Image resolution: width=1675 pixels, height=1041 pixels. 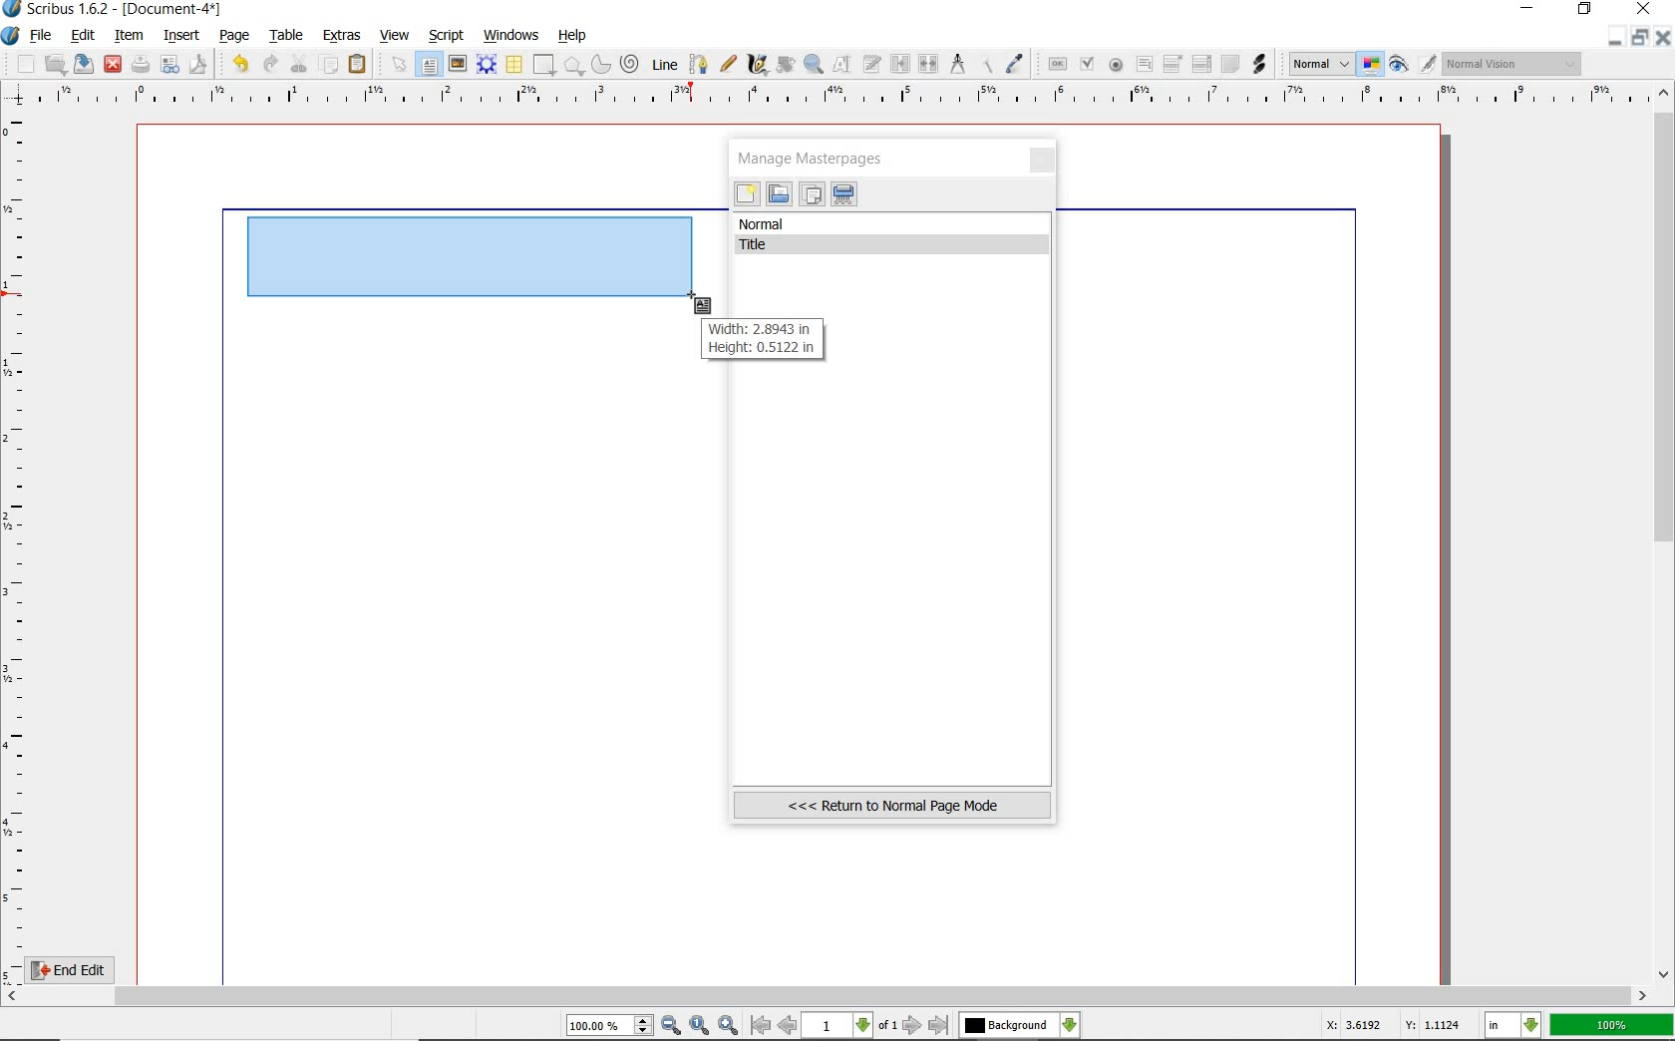 I want to click on paste, so click(x=358, y=65).